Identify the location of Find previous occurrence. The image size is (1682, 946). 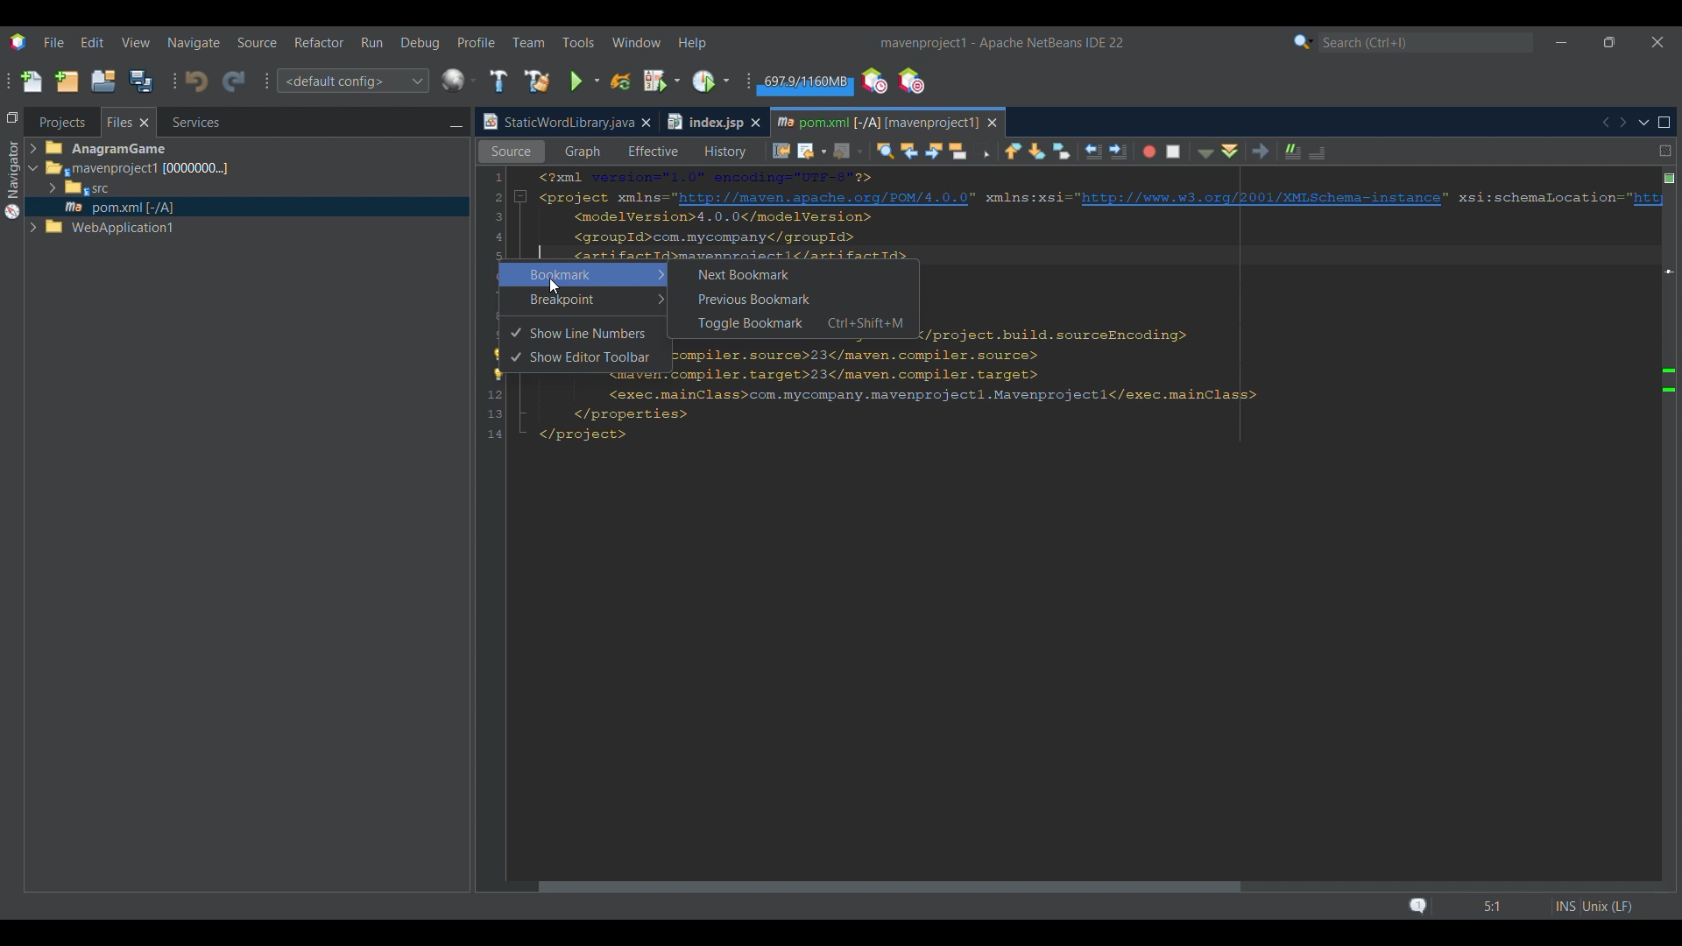
(910, 152).